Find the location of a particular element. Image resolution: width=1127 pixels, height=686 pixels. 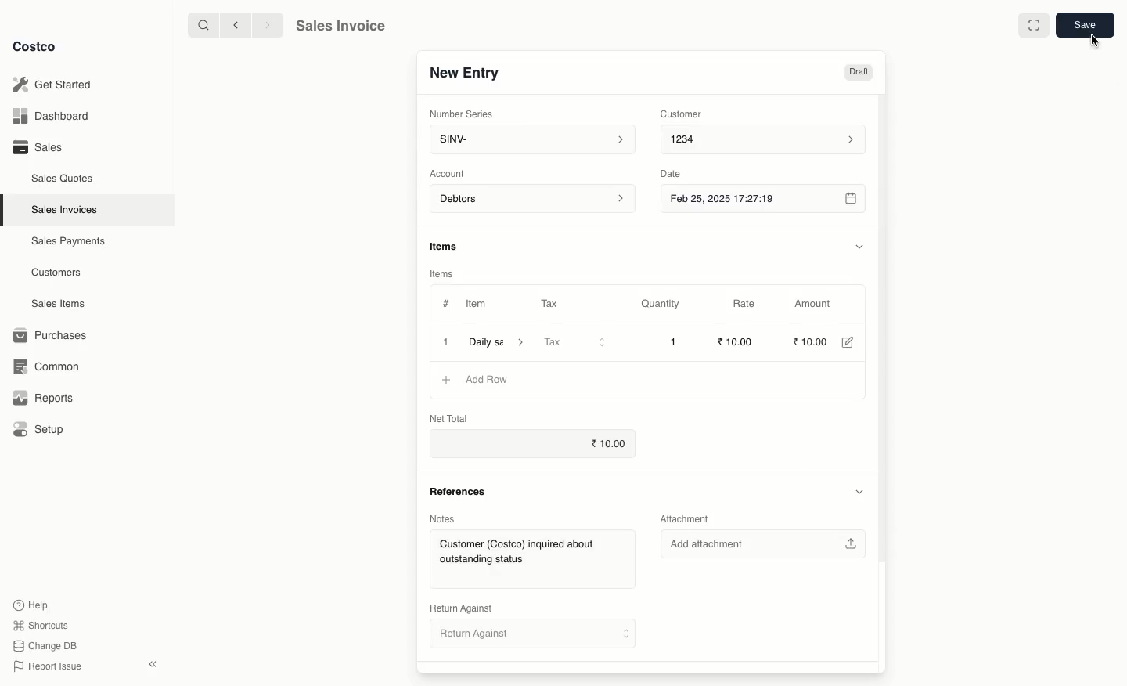

Tax is located at coordinates (575, 342).